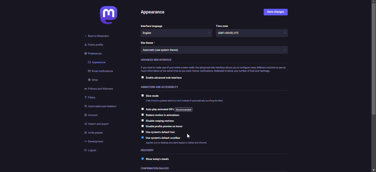 This screenshot has height=172, width=376. I want to click on use system's default font, so click(162, 132).